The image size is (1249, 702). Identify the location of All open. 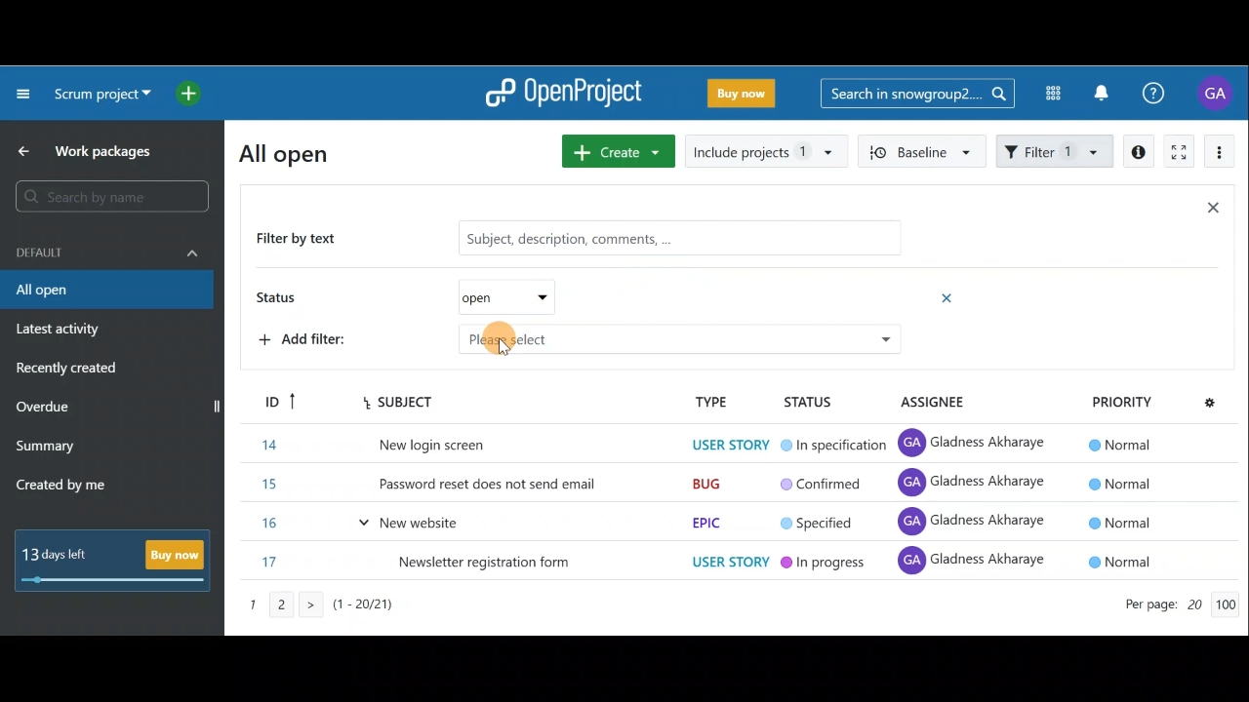
(296, 152).